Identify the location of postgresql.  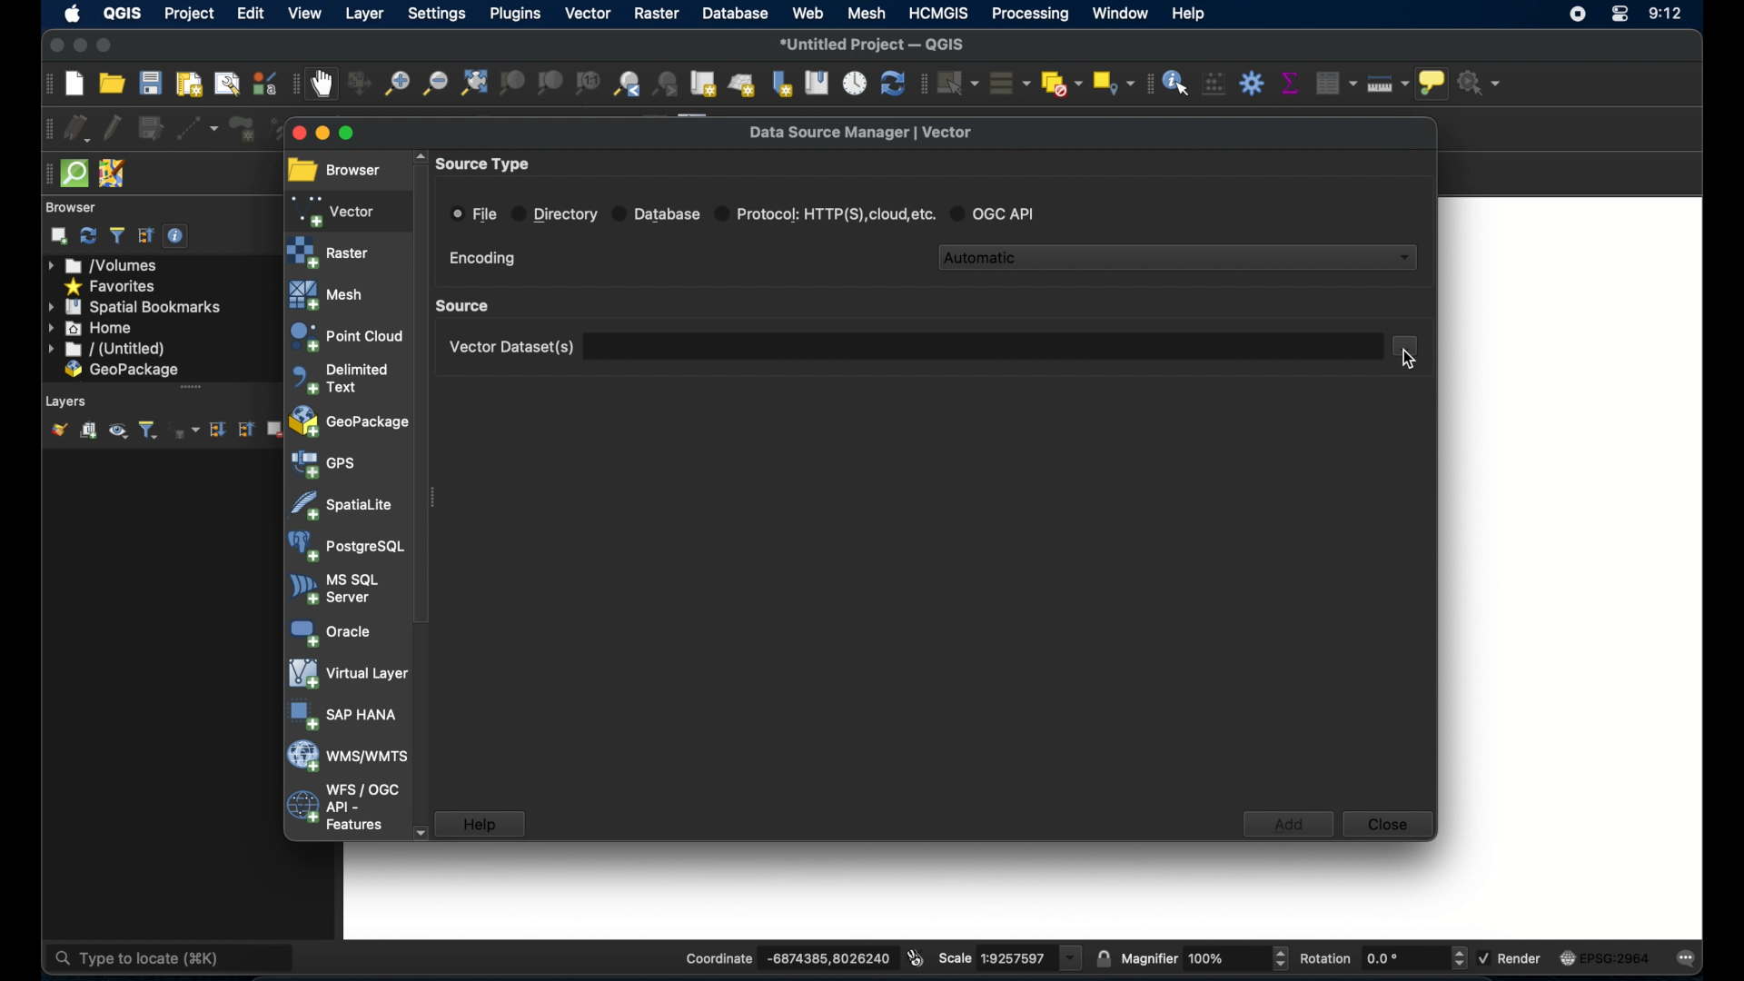
(346, 547).